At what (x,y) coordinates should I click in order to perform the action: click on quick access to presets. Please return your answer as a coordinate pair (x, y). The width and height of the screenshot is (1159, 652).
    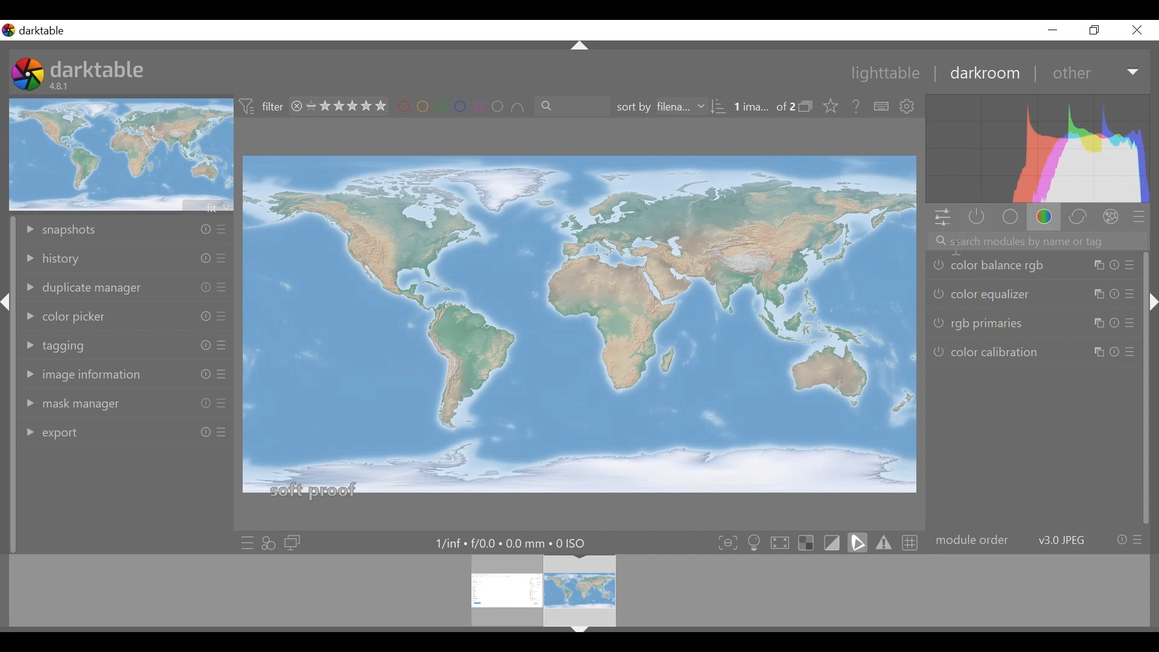
    Looking at the image, I should click on (247, 543).